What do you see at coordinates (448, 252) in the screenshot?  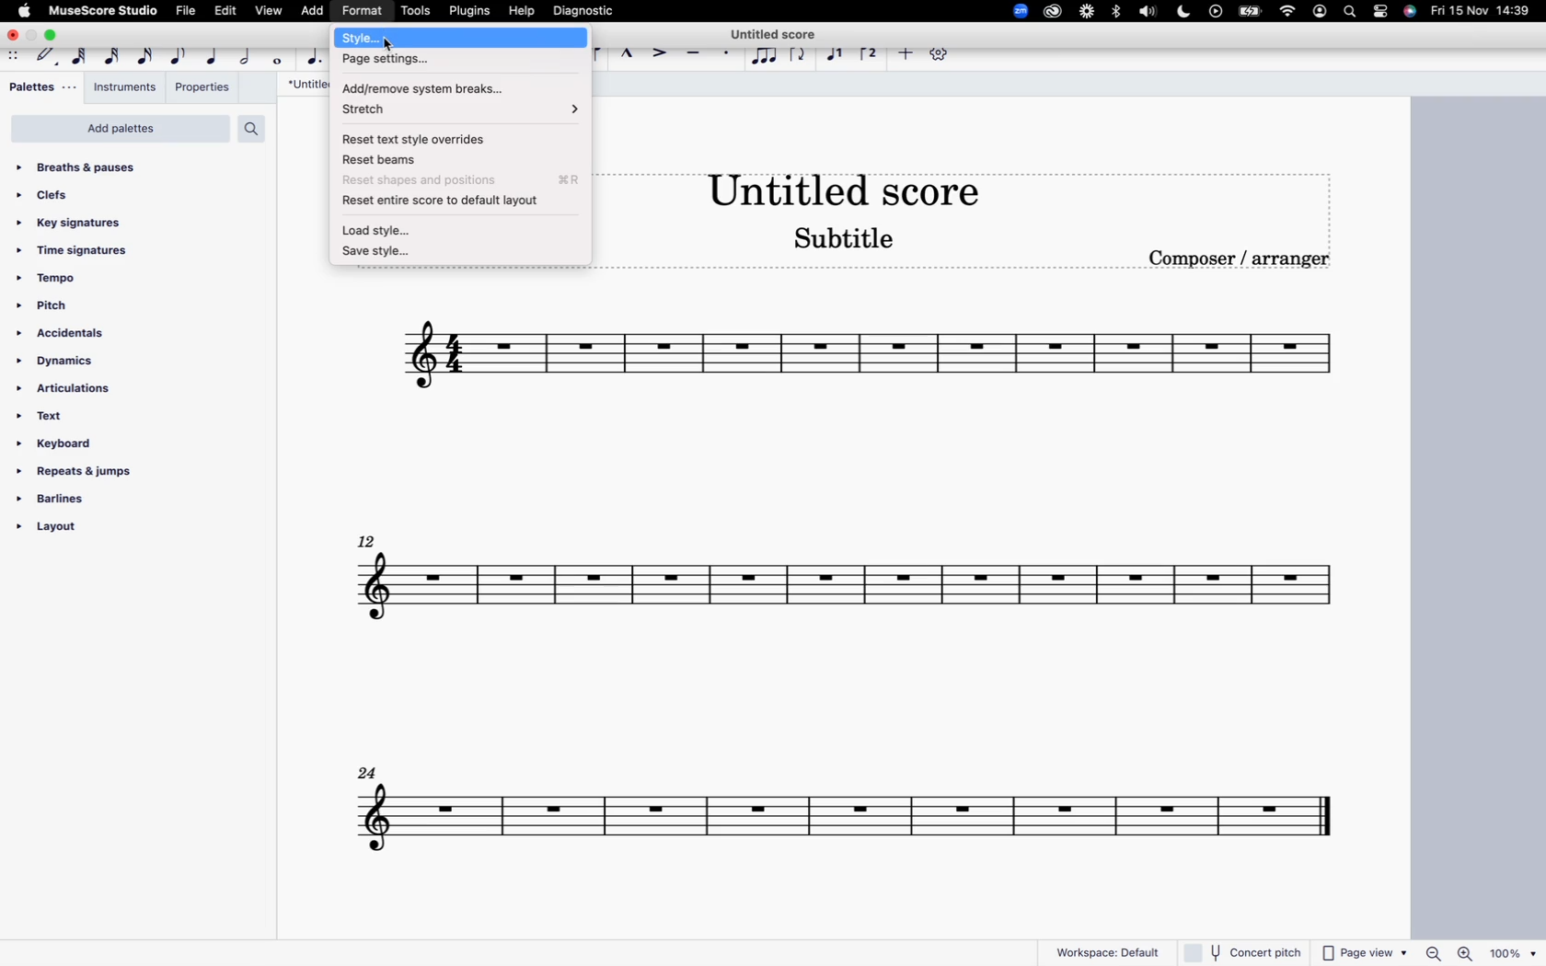 I see `save style` at bounding box center [448, 252].